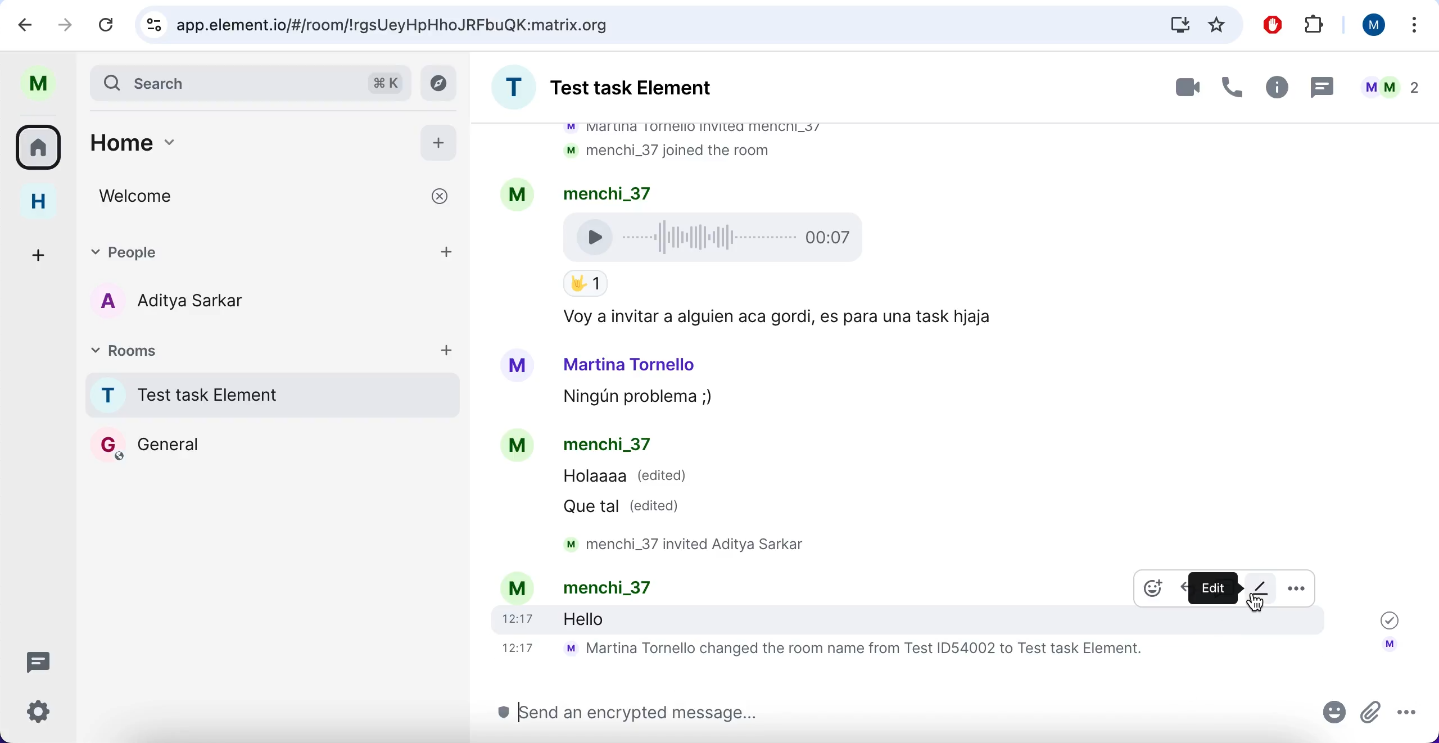  What do you see at coordinates (1173, 88) in the screenshot?
I see `video call` at bounding box center [1173, 88].